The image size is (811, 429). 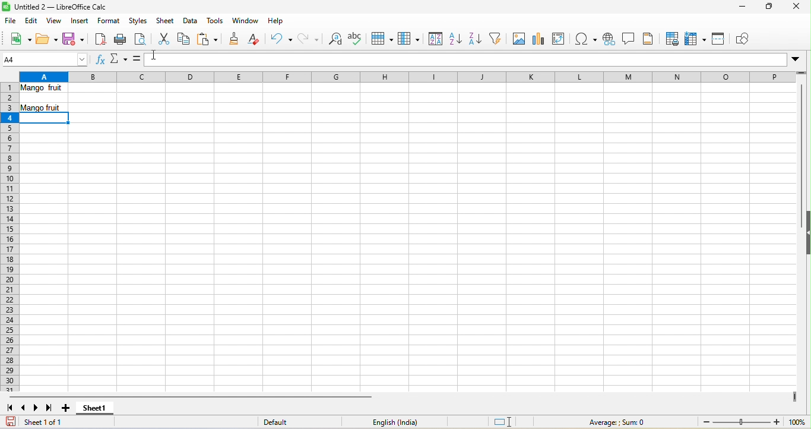 I want to click on cursor movement, so click(x=153, y=54).